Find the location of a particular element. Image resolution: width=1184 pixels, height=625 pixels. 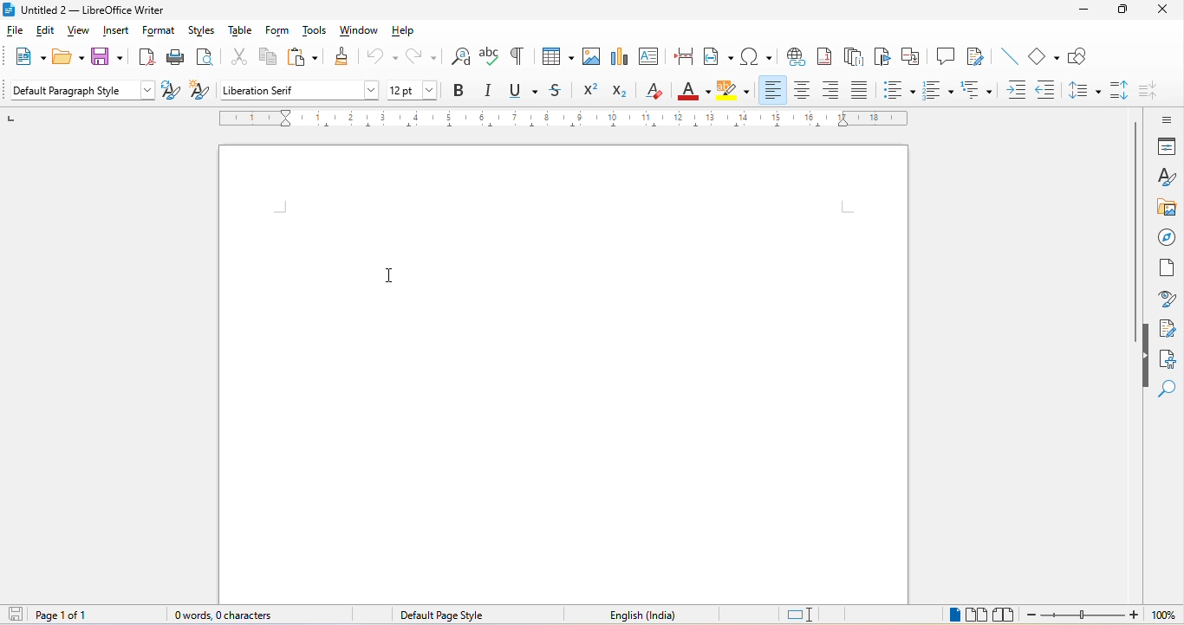

single page view is located at coordinates (950, 615).